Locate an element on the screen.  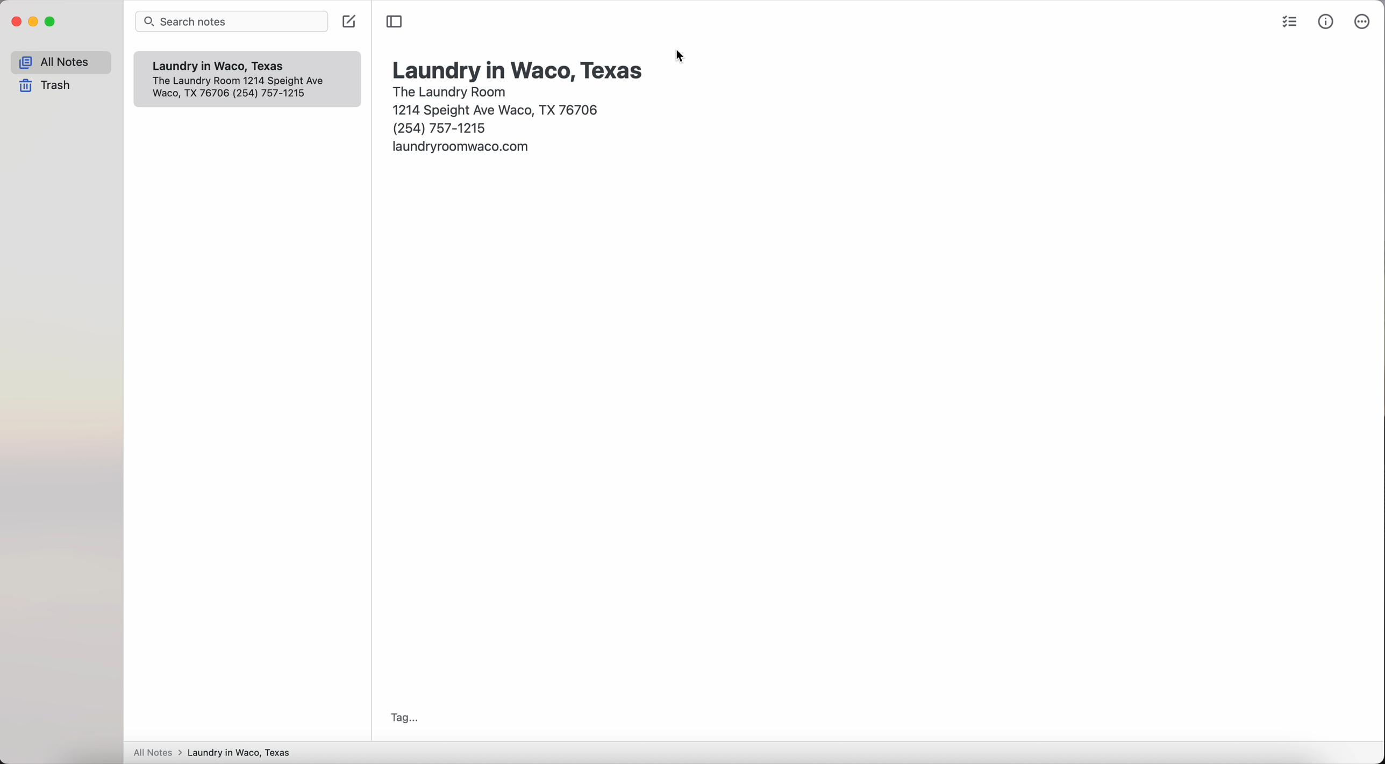
trash is located at coordinates (48, 87).